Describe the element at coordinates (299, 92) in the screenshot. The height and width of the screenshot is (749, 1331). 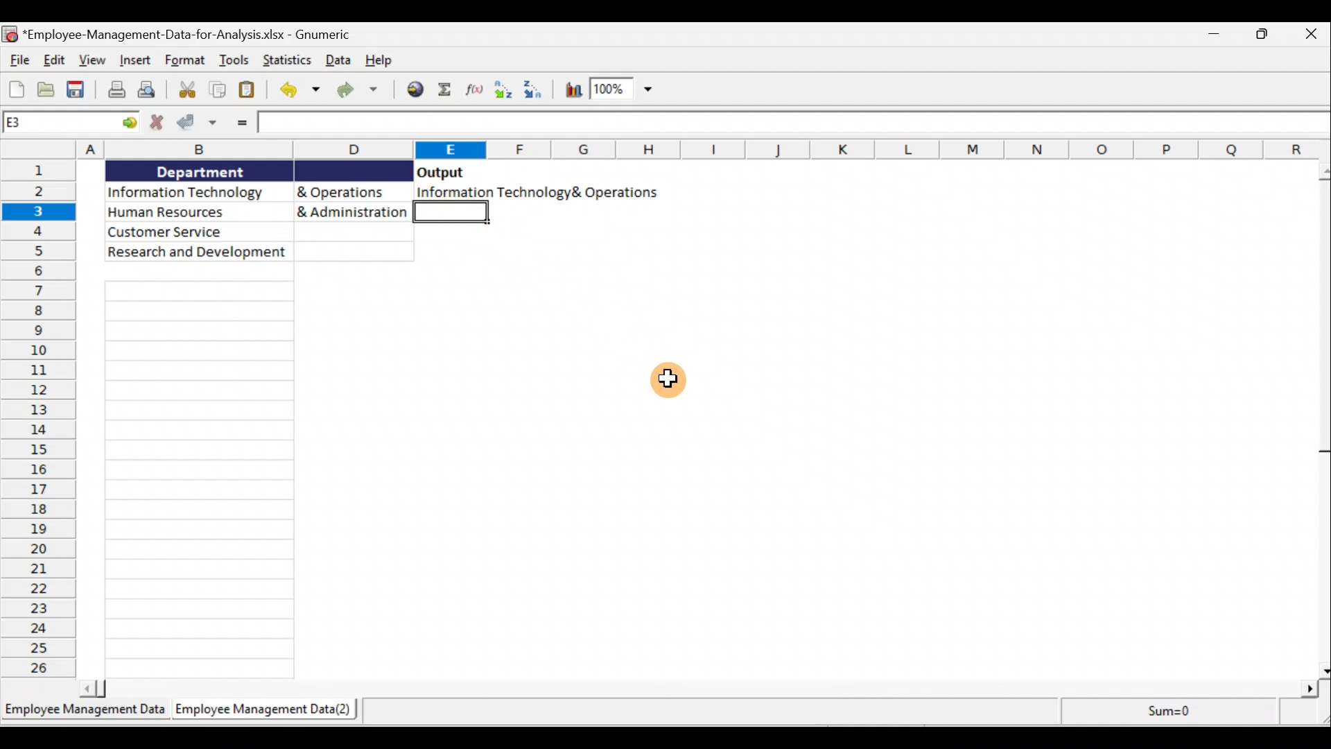
I see `Undo last action` at that location.